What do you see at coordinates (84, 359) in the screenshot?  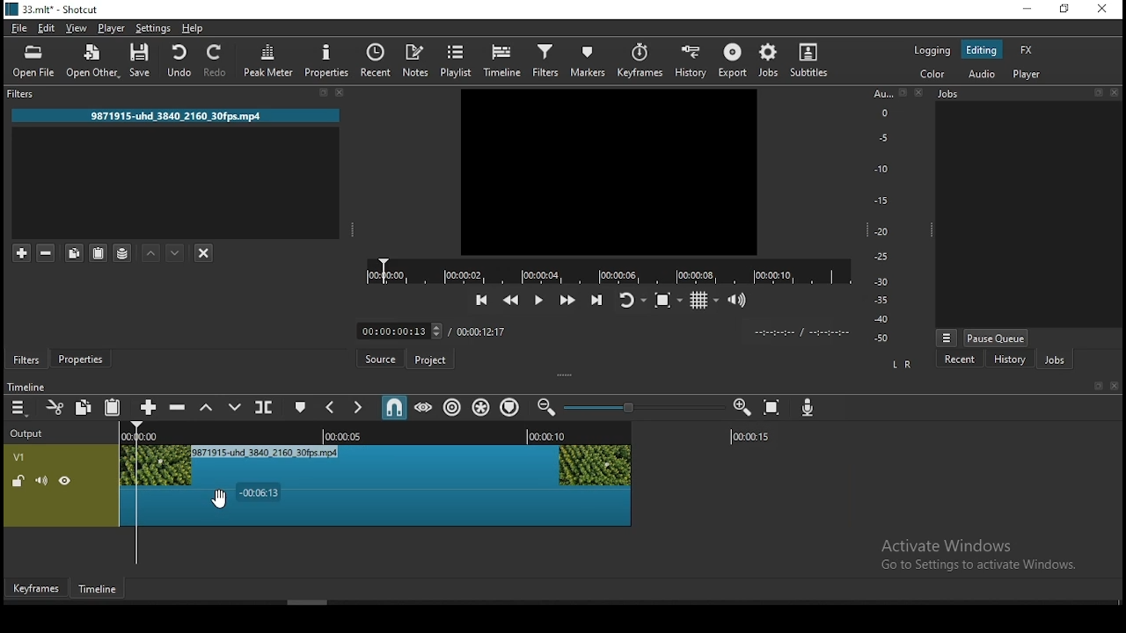 I see `properties` at bounding box center [84, 359].